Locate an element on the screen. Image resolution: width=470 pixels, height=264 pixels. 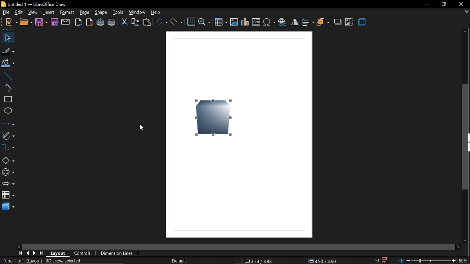
symbol shapes is located at coordinates (8, 172).